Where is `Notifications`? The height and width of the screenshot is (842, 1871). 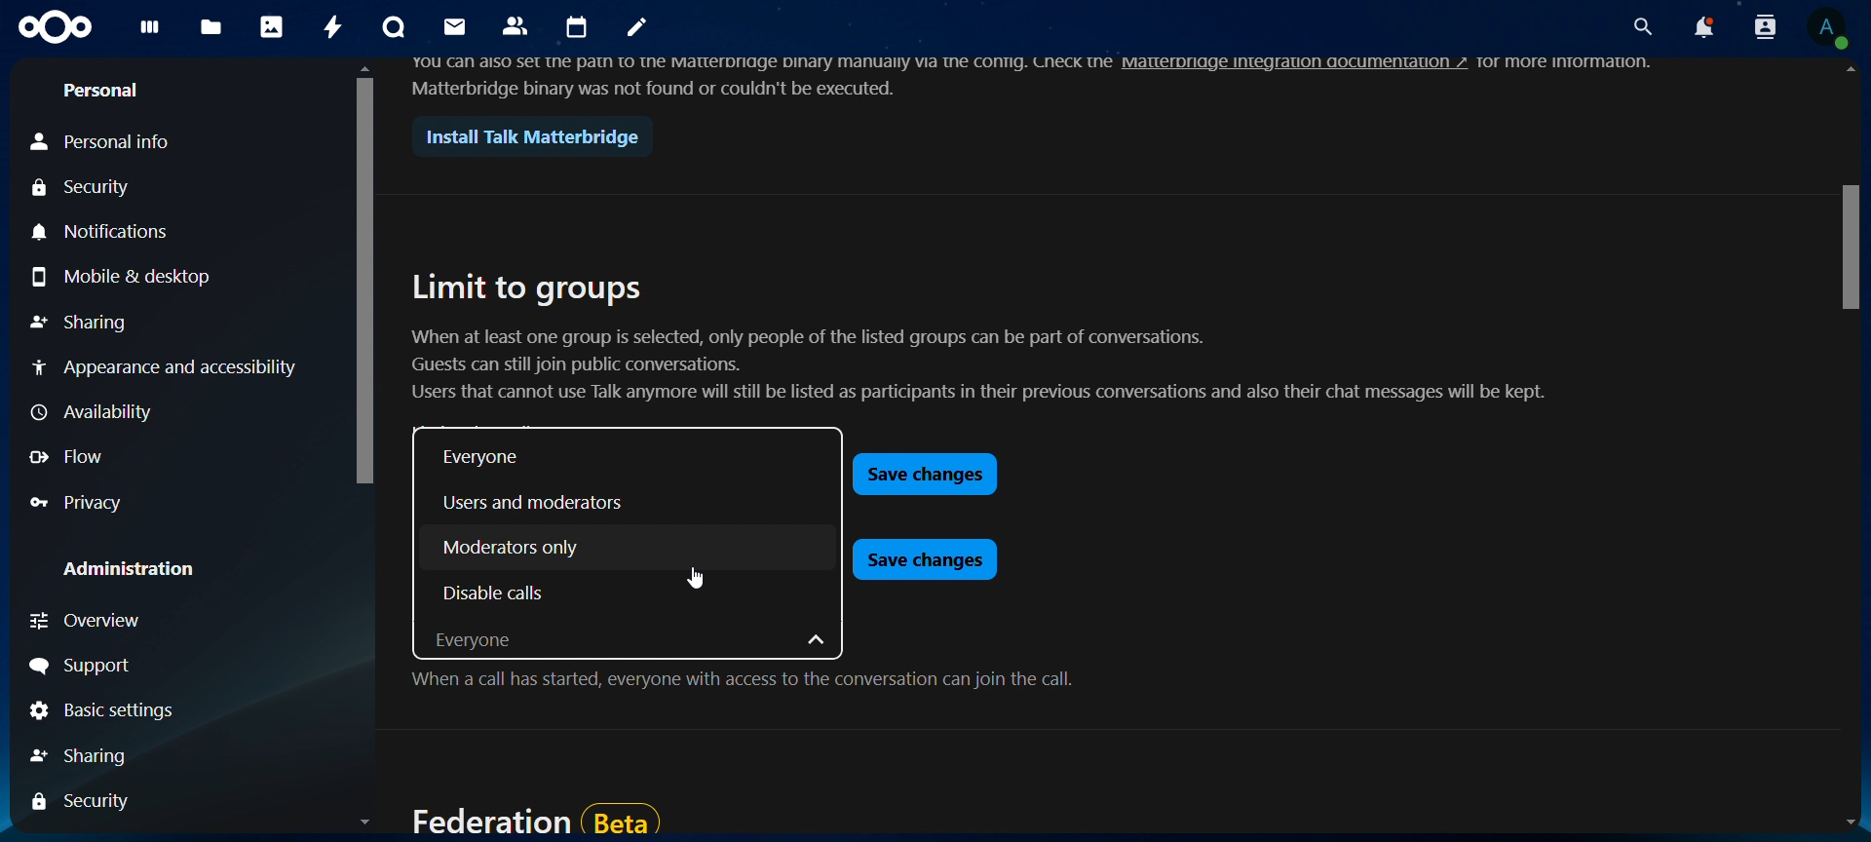
Notifications is located at coordinates (161, 235).